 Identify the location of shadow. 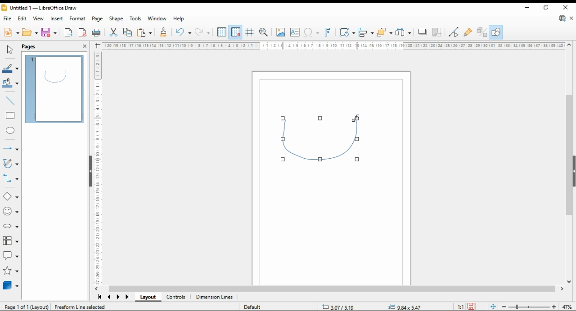
(422, 32).